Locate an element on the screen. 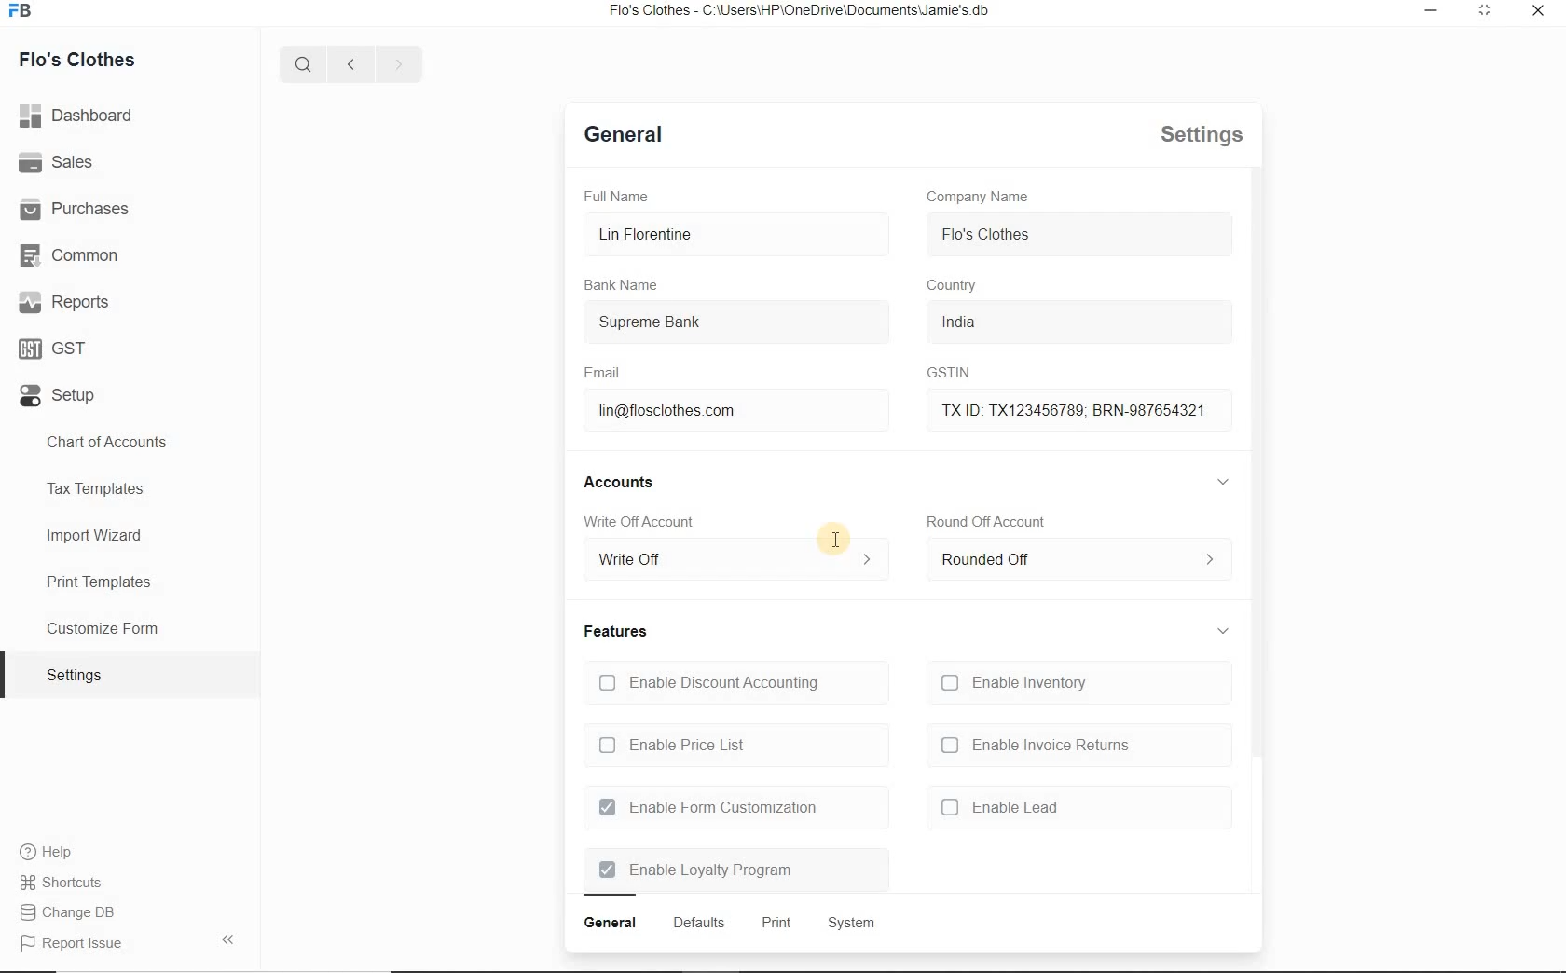 The height and width of the screenshot is (973, 1566). General is located at coordinates (609, 923).